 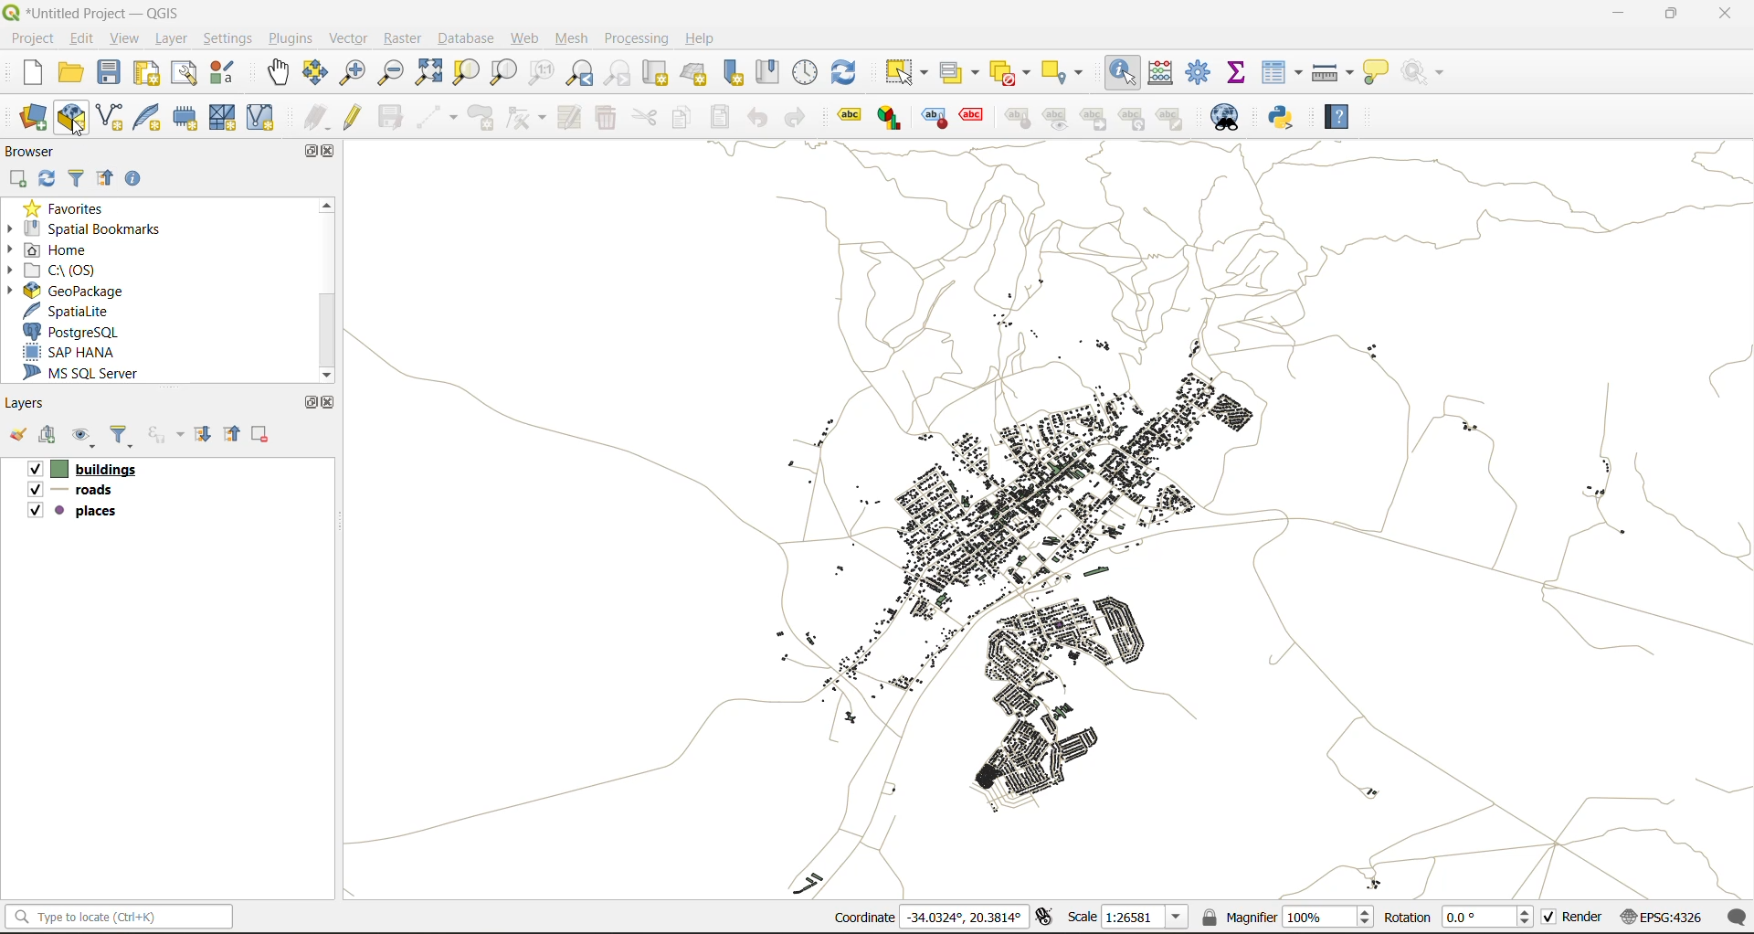 I want to click on new geopackage , so click(x=72, y=119).